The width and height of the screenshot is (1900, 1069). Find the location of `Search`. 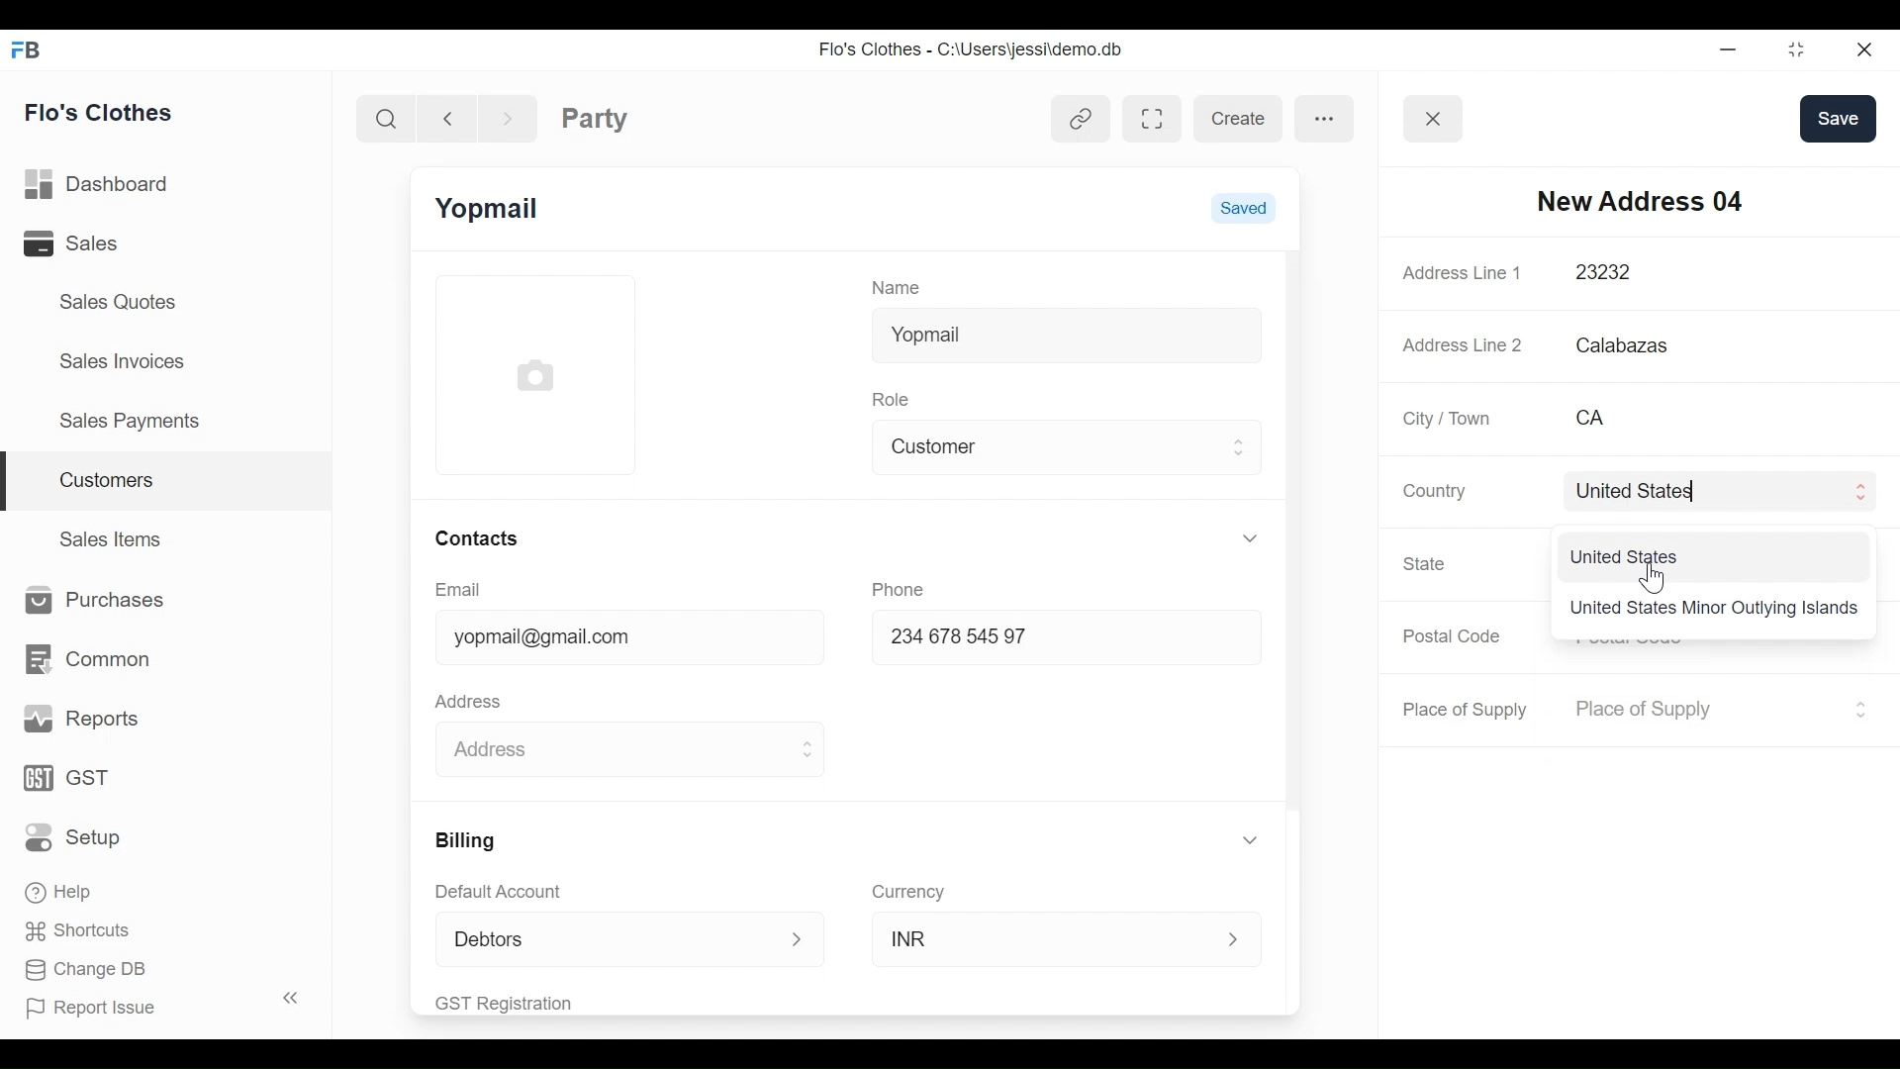

Search is located at coordinates (390, 118).